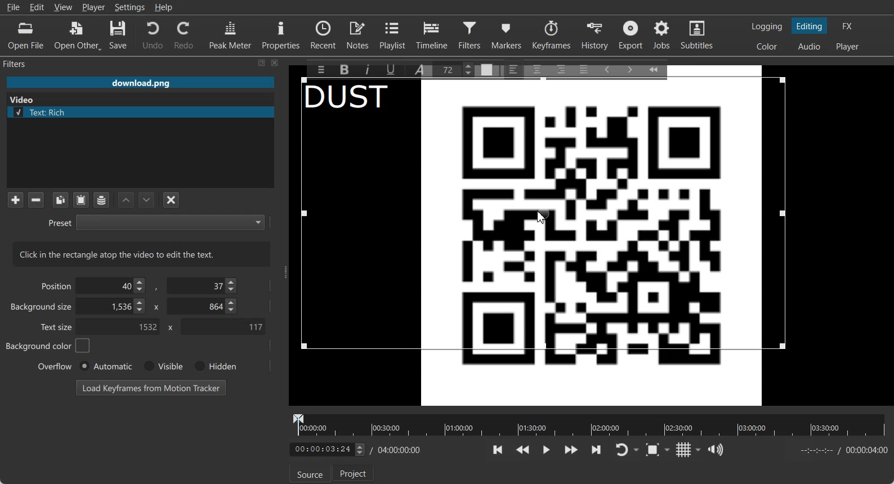  I want to click on Text rich file, so click(145, 112).